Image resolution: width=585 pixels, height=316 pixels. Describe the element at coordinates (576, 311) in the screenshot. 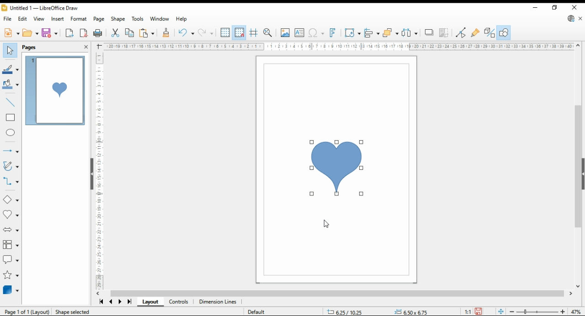

I see `zoom factor` at that location.